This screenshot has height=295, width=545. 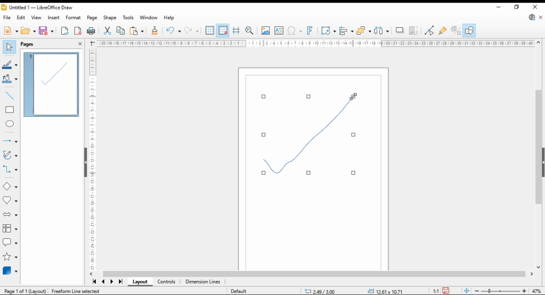 I want to click on 1:1, so click(x=433, y=292).